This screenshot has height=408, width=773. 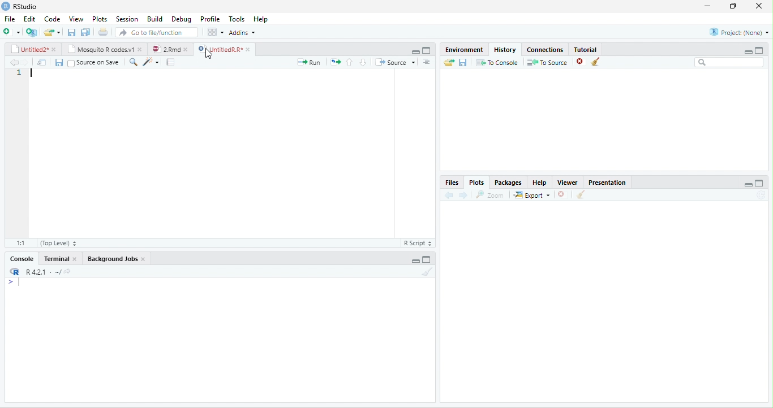 What do you see at coordinates (427, 259) in the screenshot?
I see `maximize` at bounding box center [427, 259].